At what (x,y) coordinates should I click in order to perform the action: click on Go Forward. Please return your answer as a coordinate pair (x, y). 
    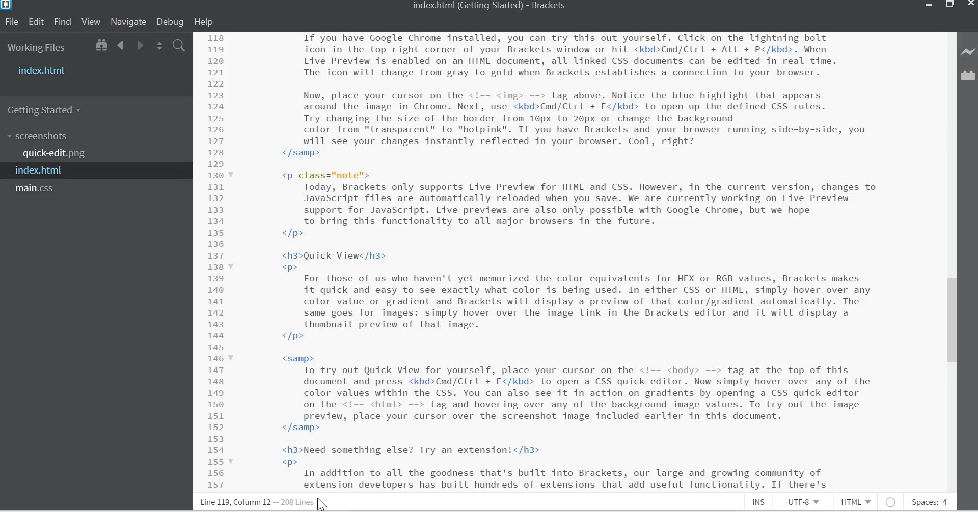
    Looking at the image, I should click on (139, 45).